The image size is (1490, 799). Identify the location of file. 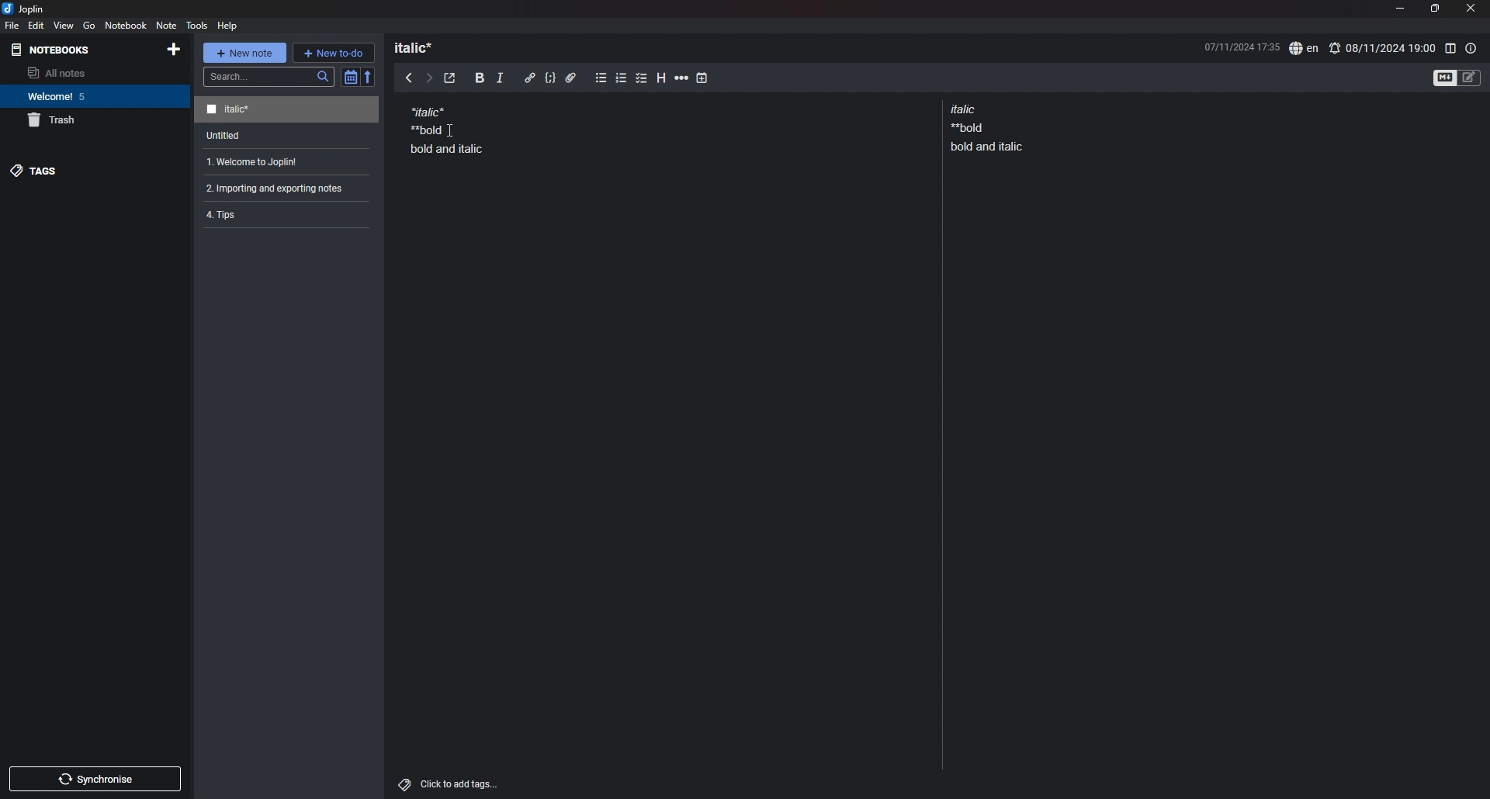
(12, 25).